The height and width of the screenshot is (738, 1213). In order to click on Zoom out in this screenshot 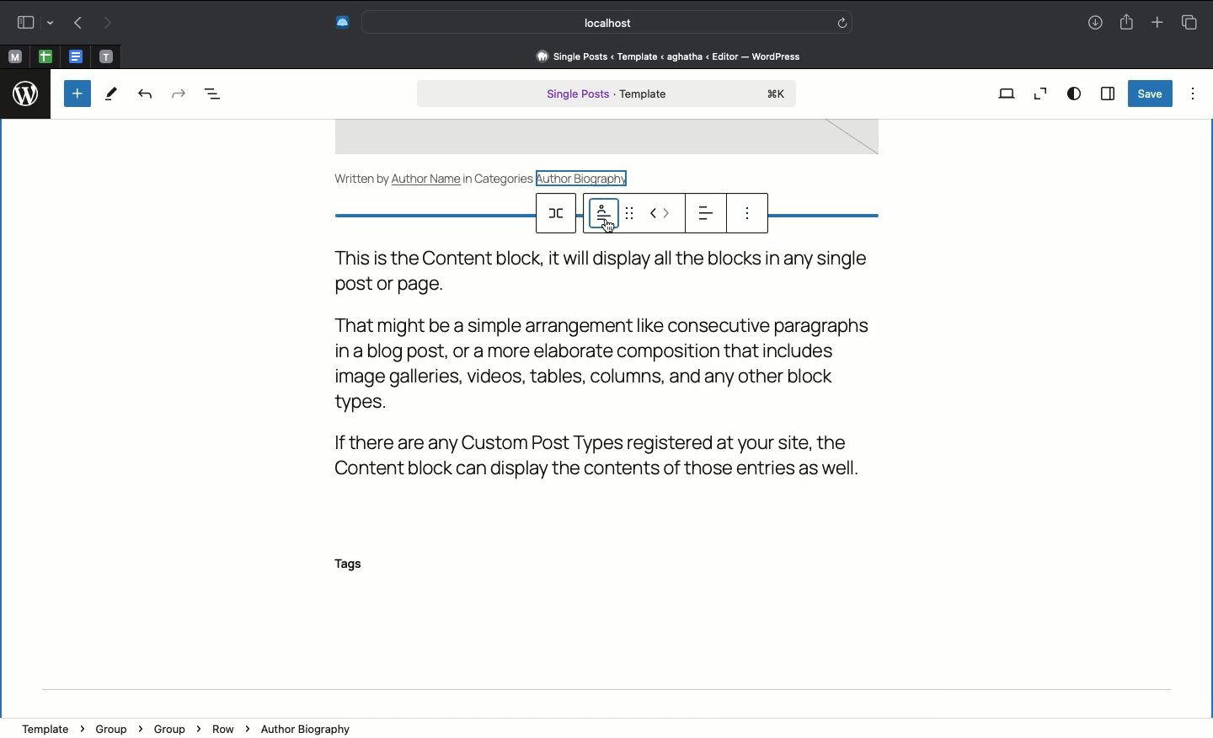, I will do `click(1040, 94)`.